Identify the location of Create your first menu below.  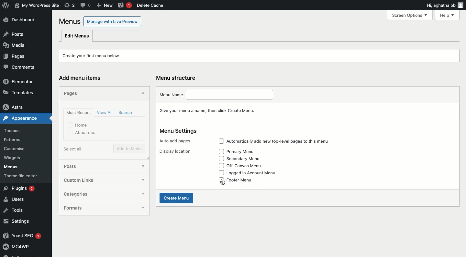
(94, 56).